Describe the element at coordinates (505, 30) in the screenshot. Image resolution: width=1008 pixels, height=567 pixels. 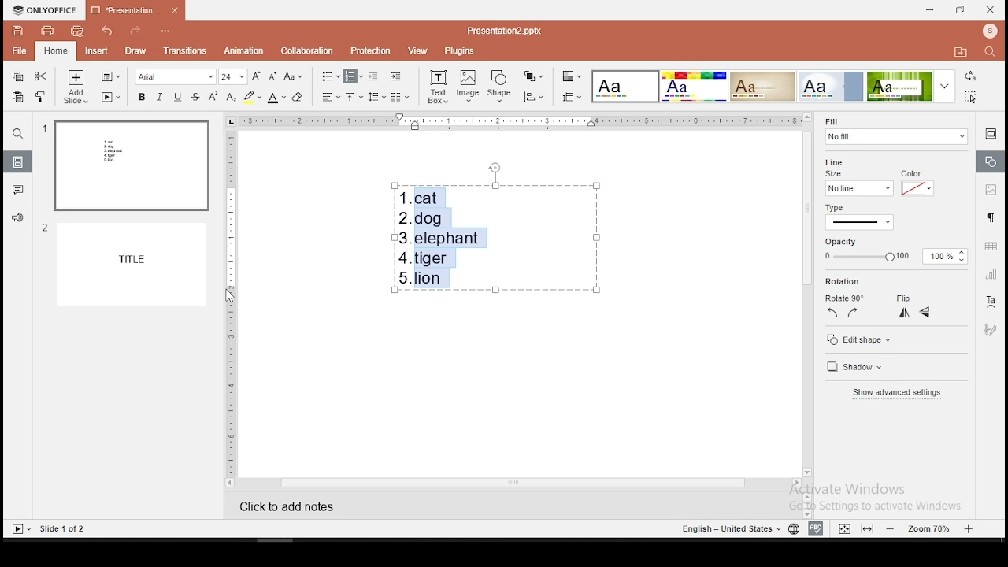
I see `presentation2.pptx` at that location.